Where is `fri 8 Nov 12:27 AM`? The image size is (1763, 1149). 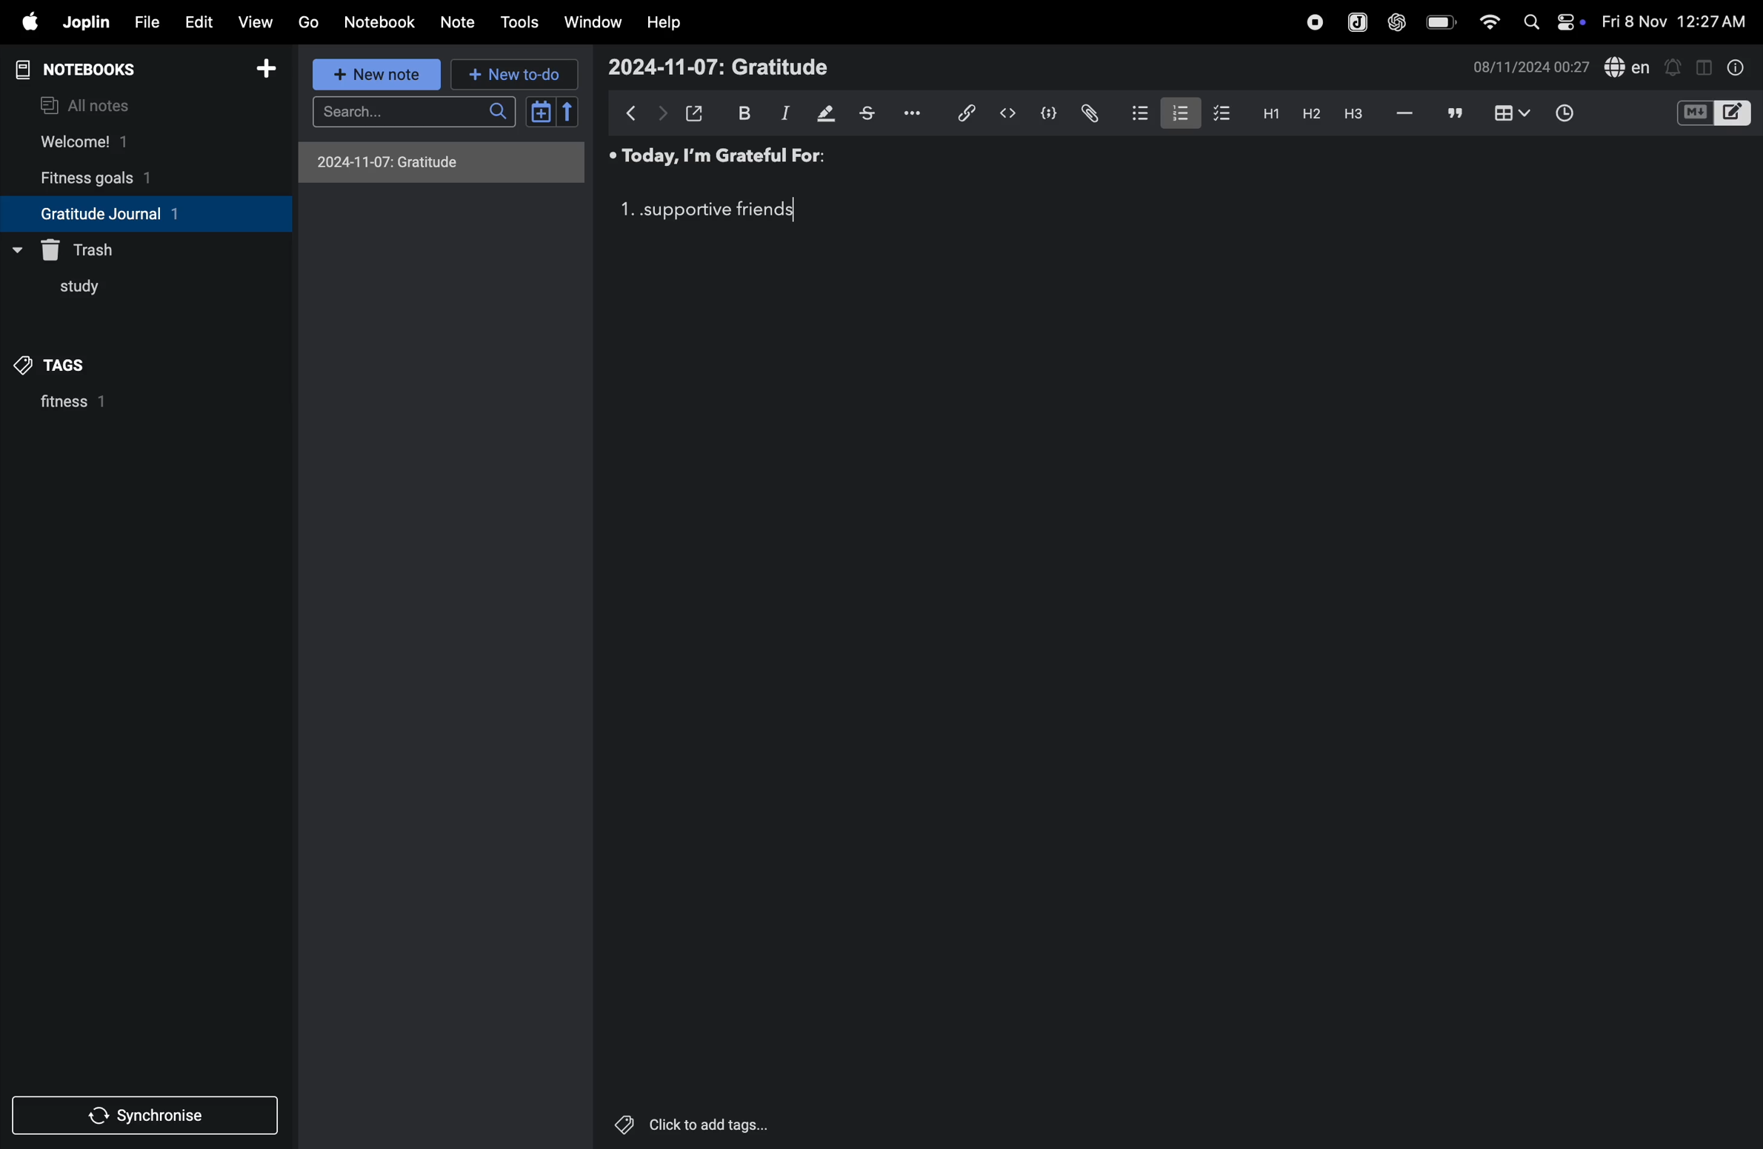 fri 8 Nov 12:27 AM is located at coordinates (1674, 19).